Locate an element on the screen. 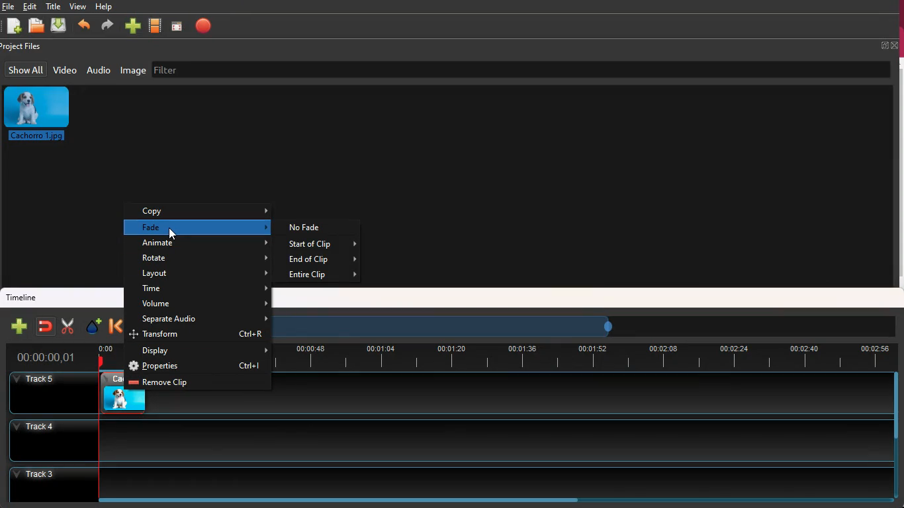 The width and height of the screenshot is (904, 508). time is located at coordinates (204, 289).